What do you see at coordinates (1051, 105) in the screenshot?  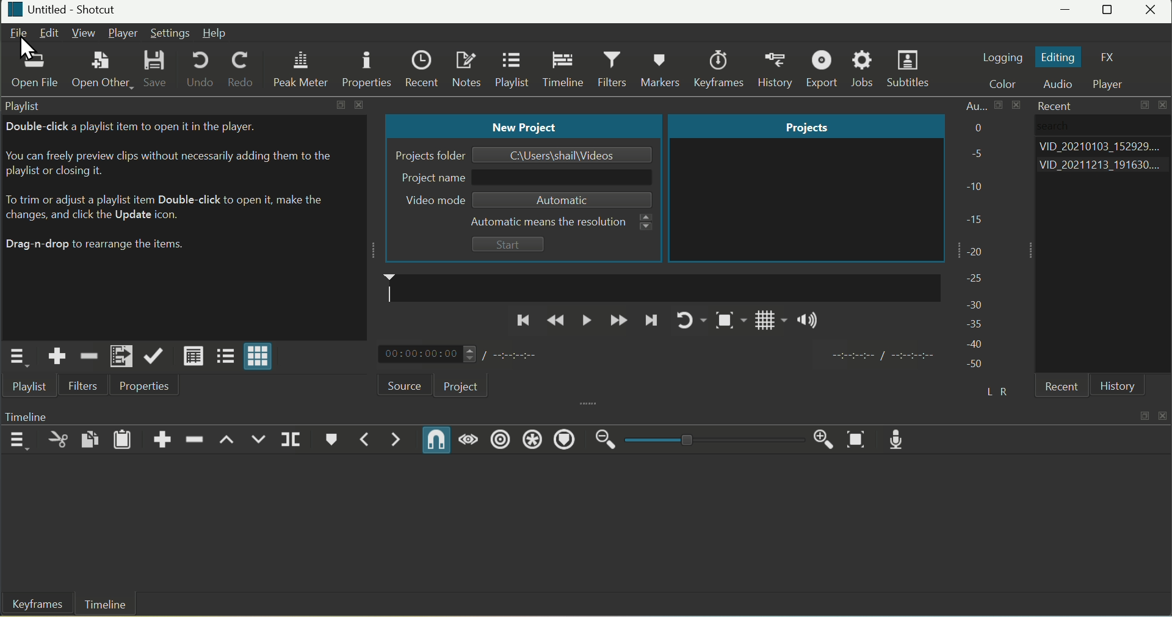 I see `Recent` at bounding box center [1051, 105].